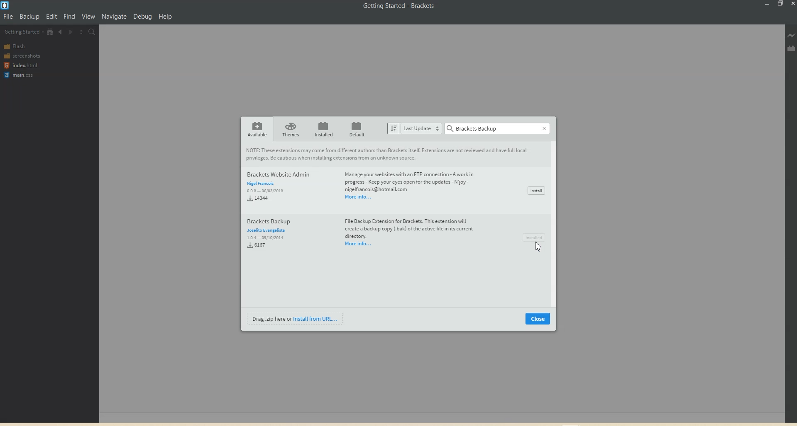 Image resolution: width=797 pixels, height=426 pixels. Describe the element at coordinates (279, 187) in the screenshot. I see `Brackets Website Admin Nigel Francois 0.0.8 - 06/03/2018 14344` at that location.